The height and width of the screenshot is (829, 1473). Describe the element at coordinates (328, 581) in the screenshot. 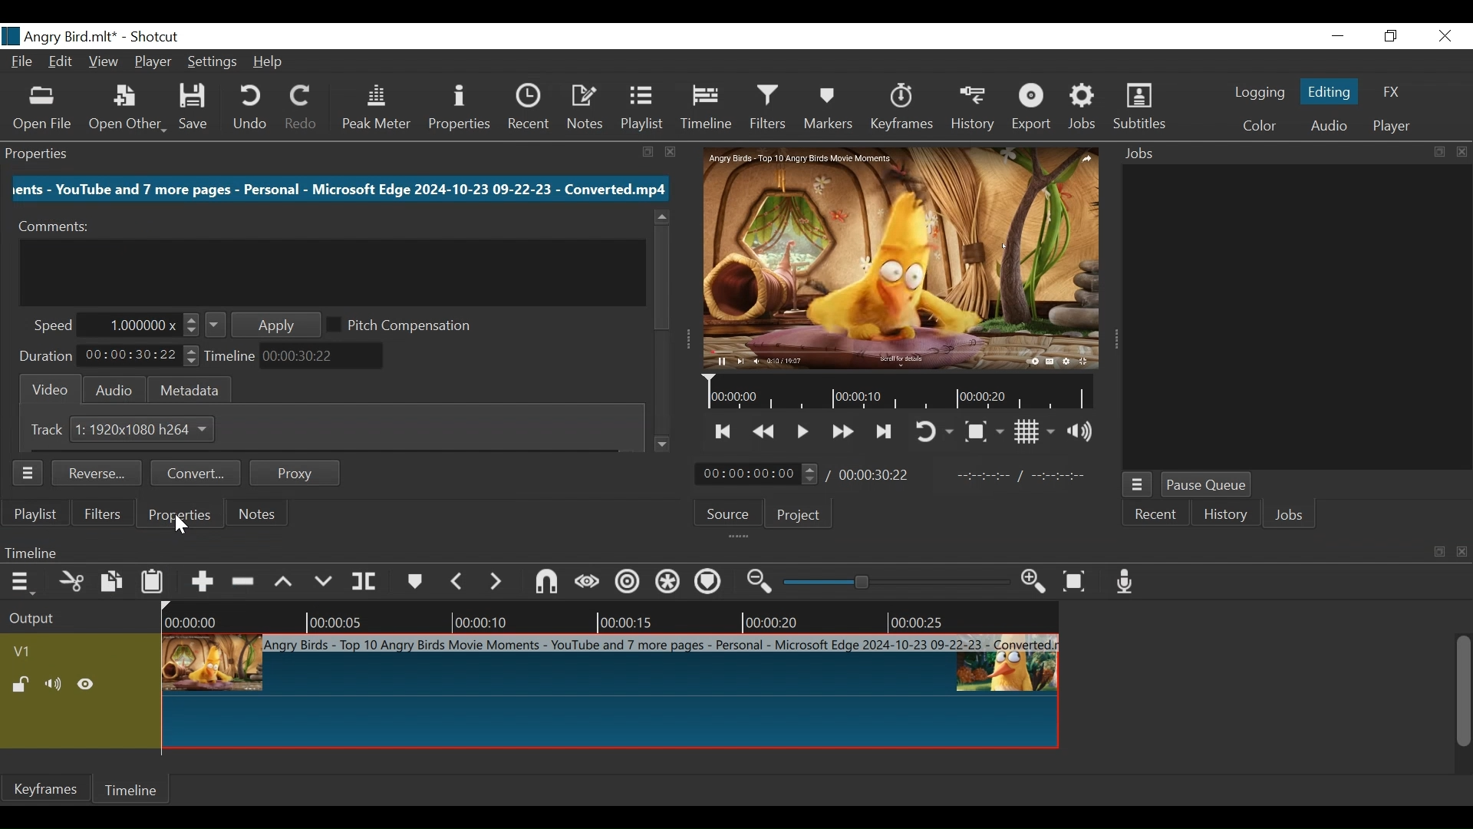

I see `Overwrite` at that location.